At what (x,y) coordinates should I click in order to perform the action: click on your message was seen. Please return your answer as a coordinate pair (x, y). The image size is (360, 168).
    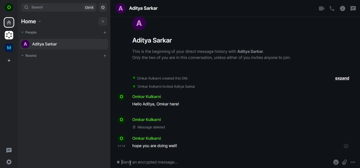
    Looking at the image, I should click on (346, 146).